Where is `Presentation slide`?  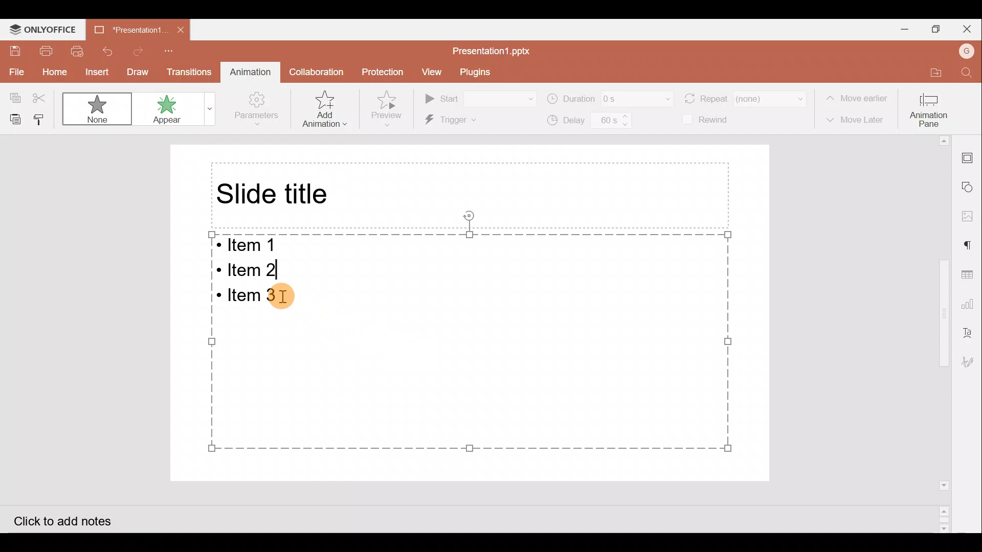 Presentation slide is located at coordinates (542, 306).